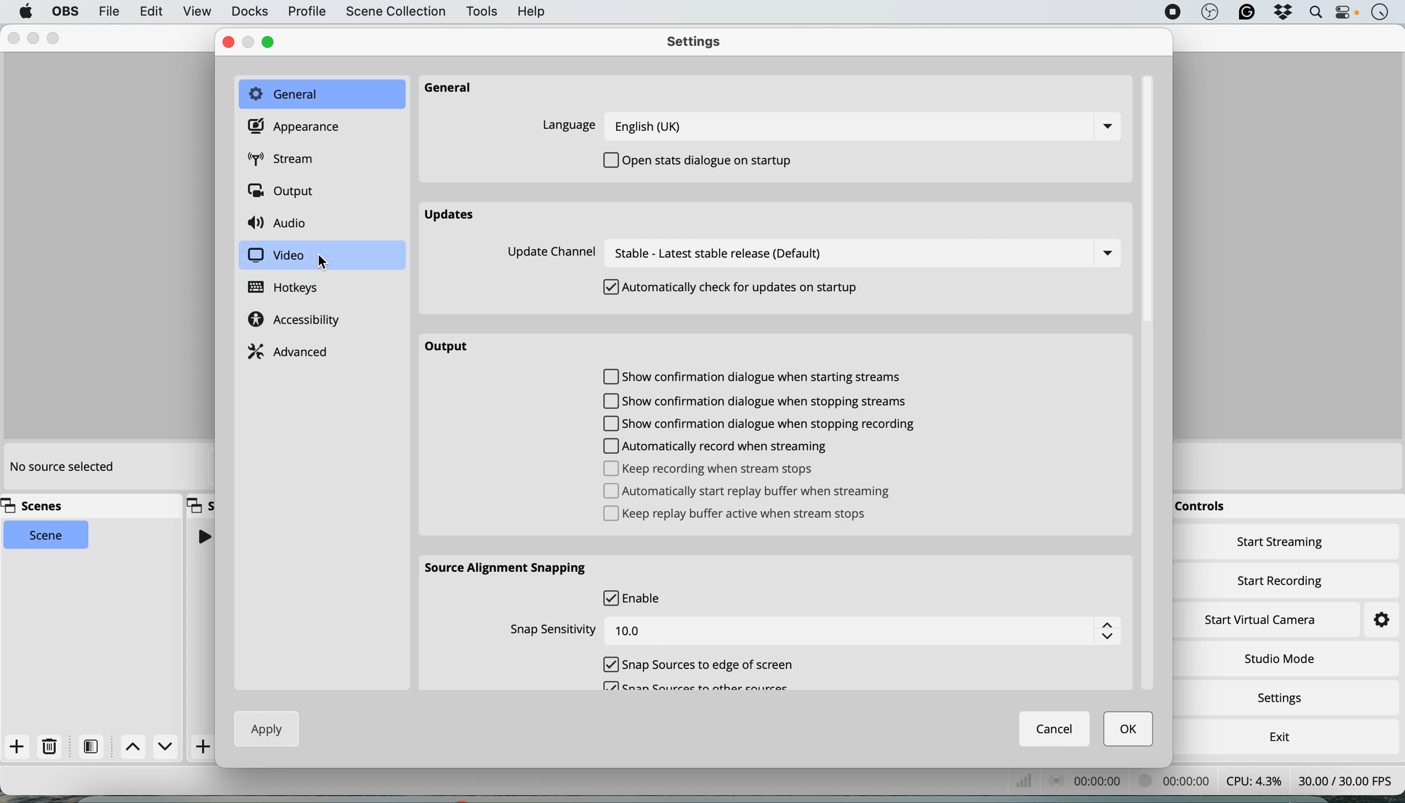  I want to click on obs, so click(63, 12).